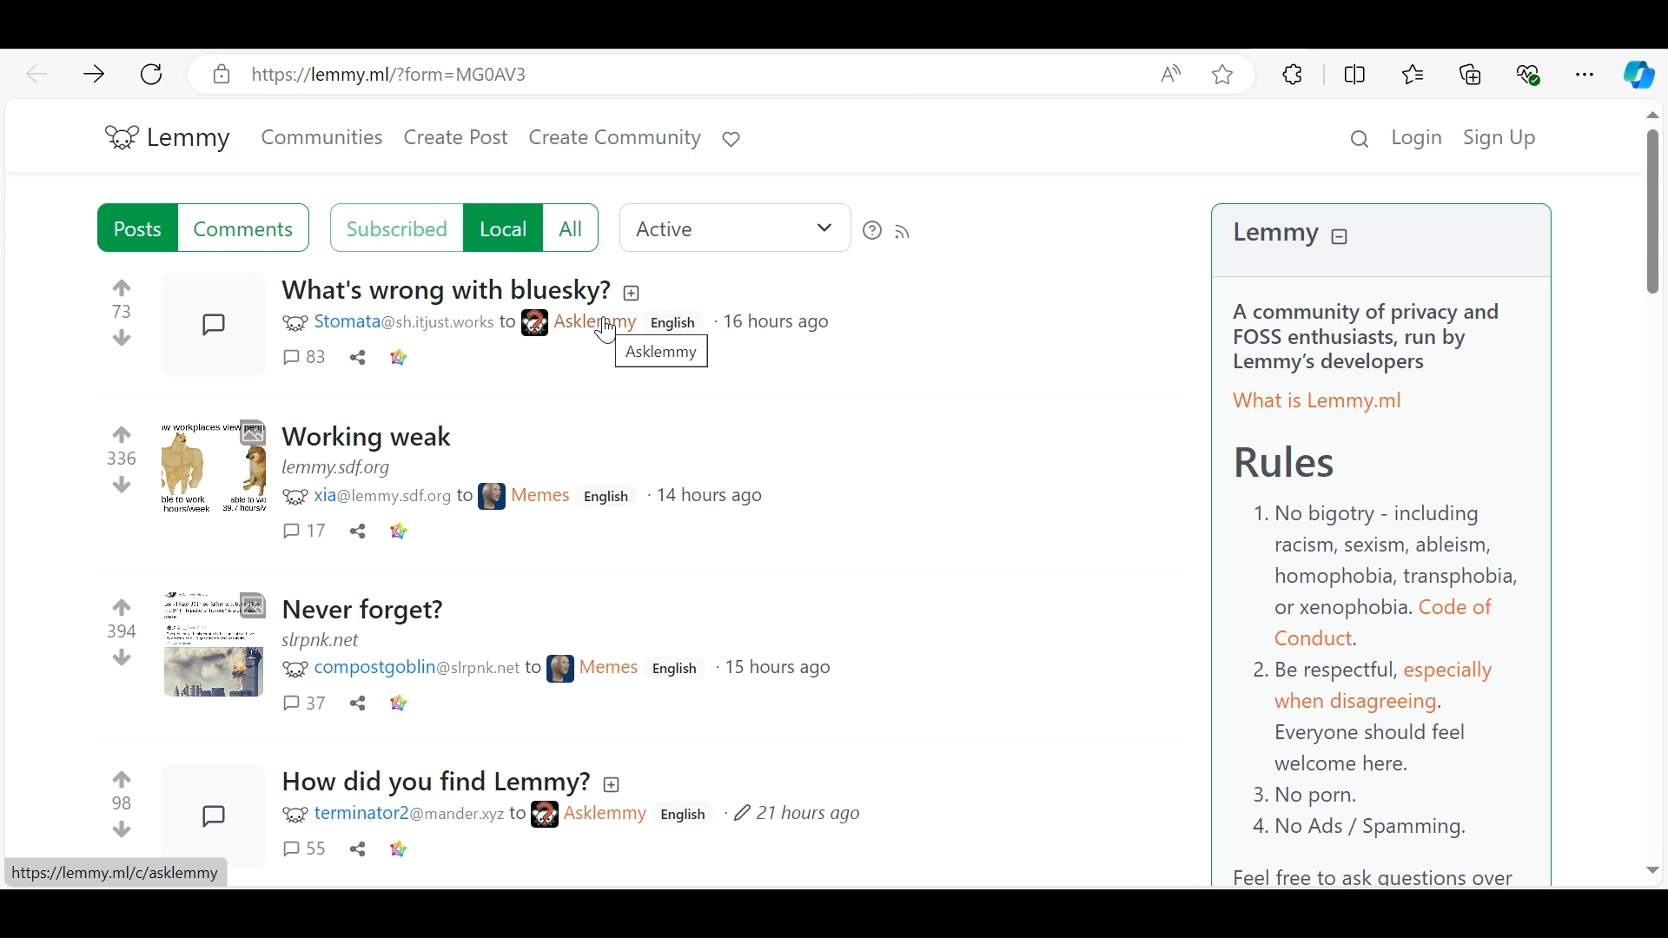 The width and height of the screenshot is (1668, 938). I want to click on Share, so click(356, 532).